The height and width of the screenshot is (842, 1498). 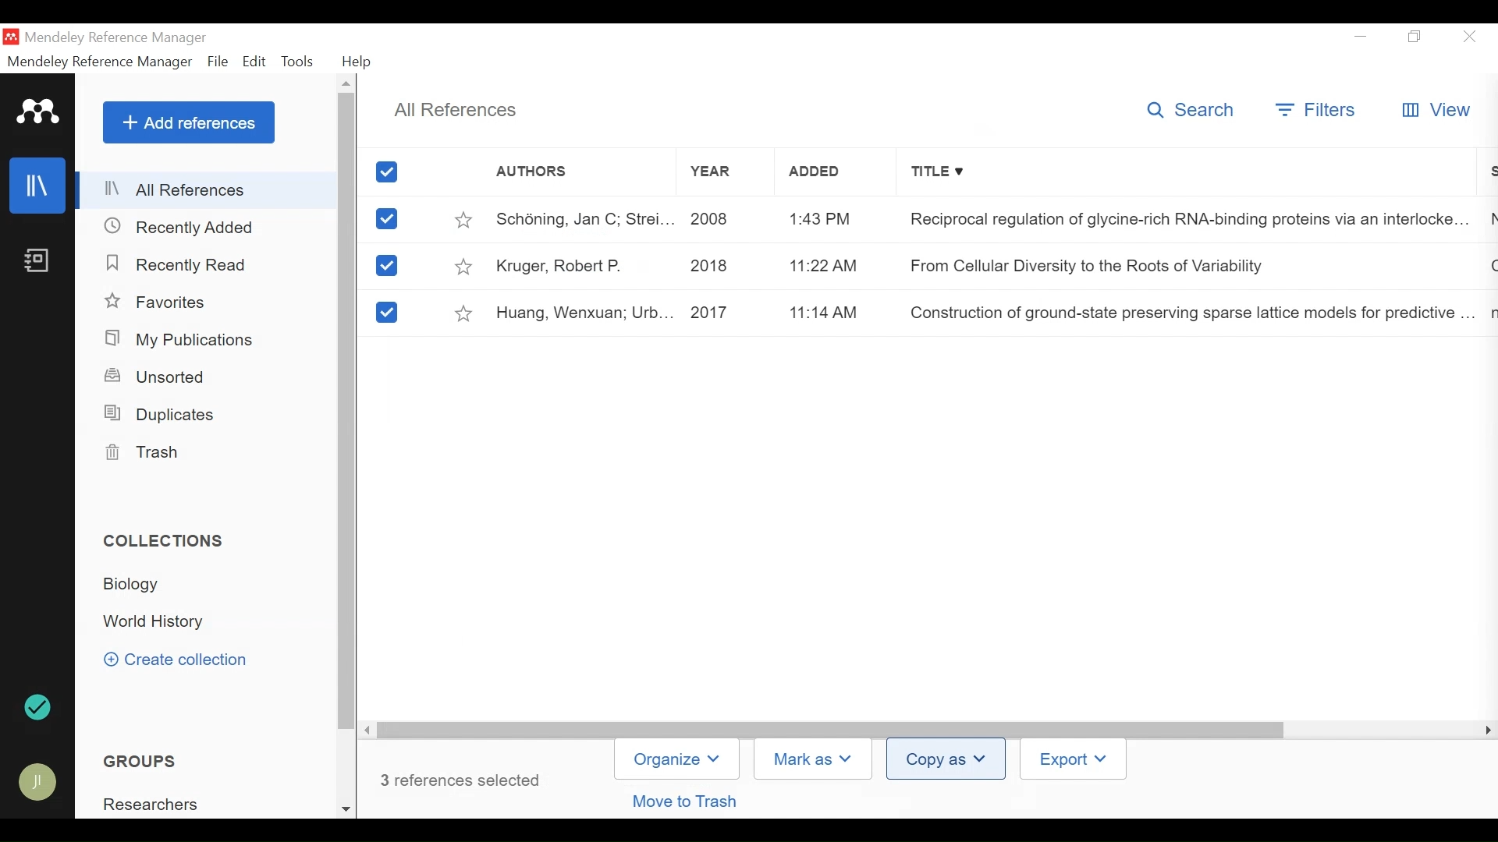 I want to click on File, so click(x=218, y=62).